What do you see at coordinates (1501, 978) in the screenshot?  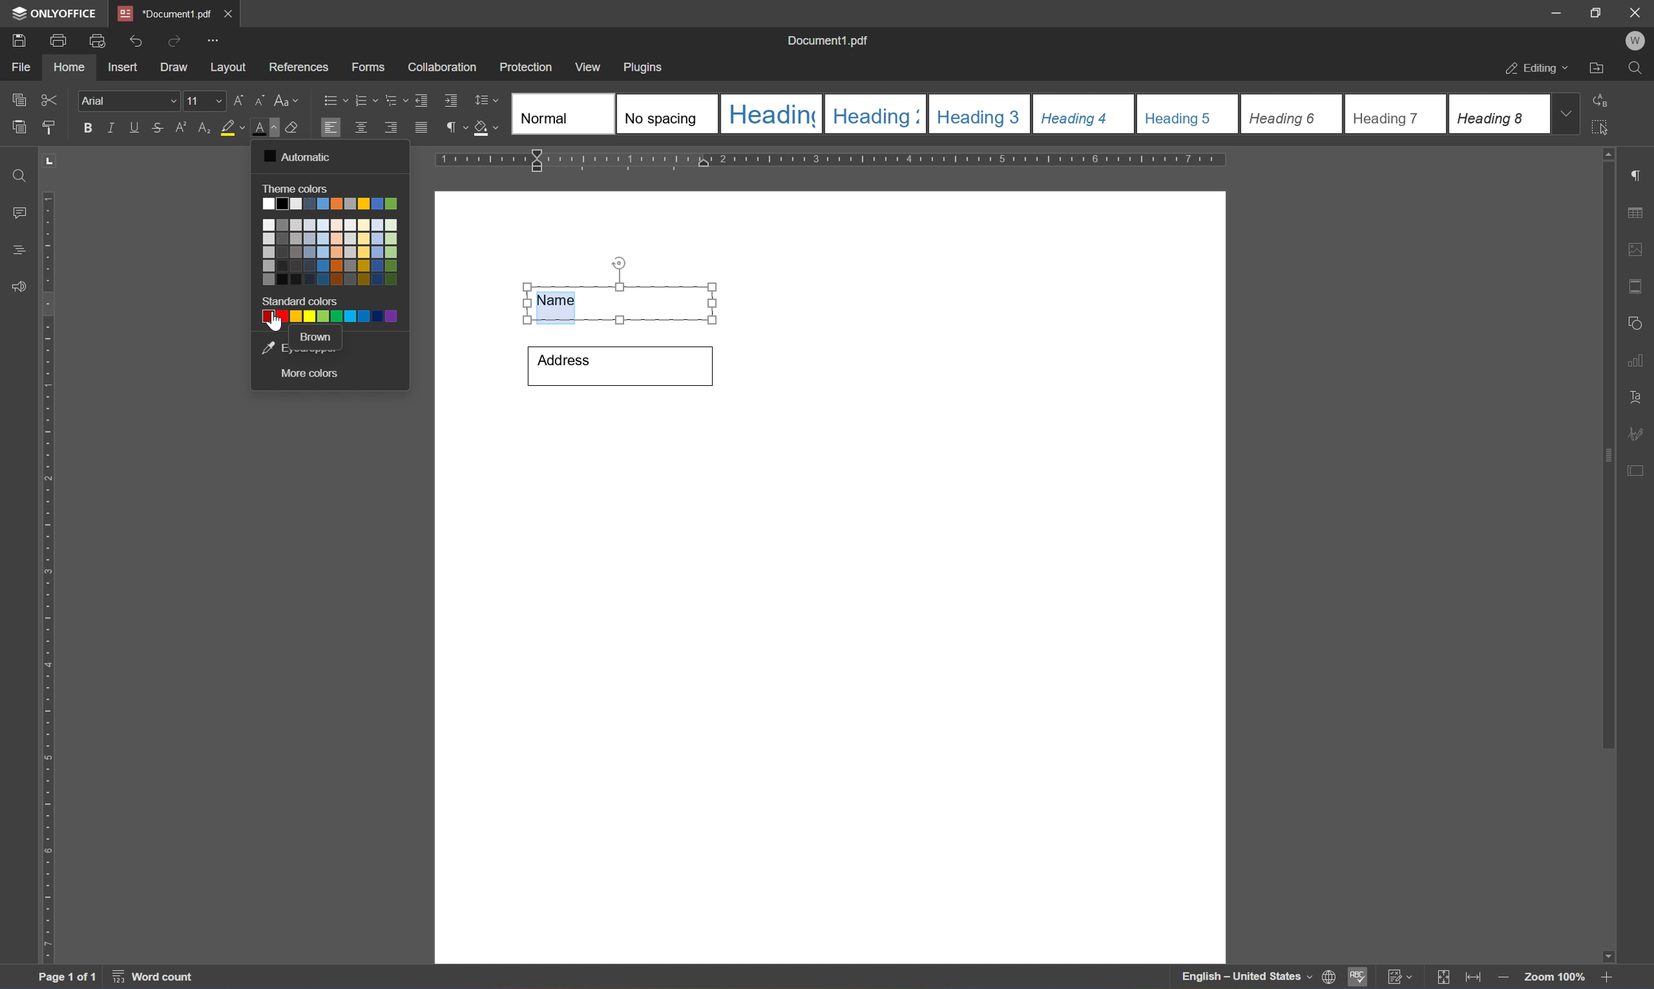 I see `zoom in` at bounding box center [1501, 978].